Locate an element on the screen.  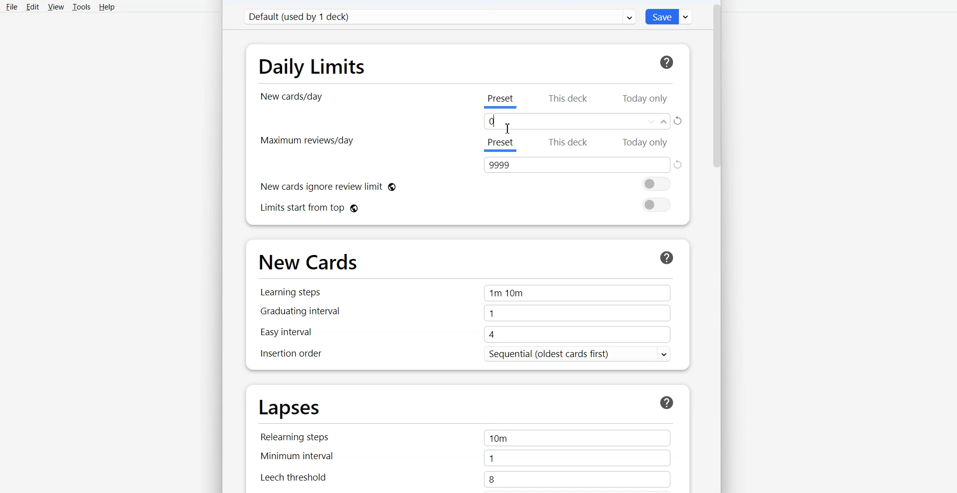
Default  is located at coordinates (439, 16).